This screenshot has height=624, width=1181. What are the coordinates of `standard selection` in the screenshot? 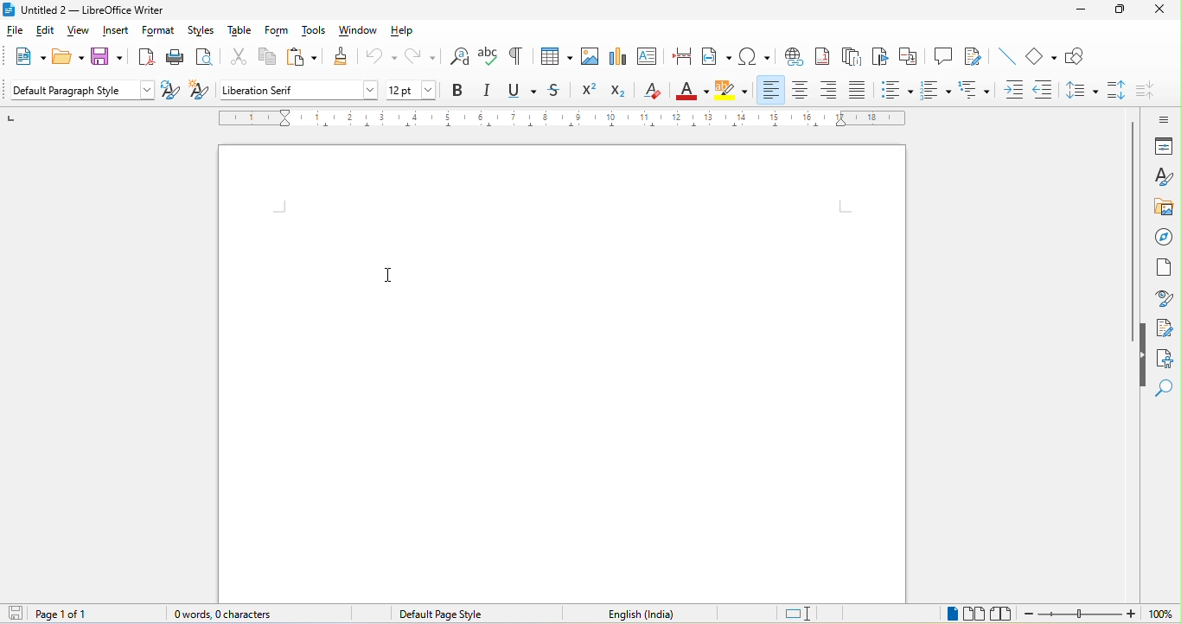 It's located at (804, 613).